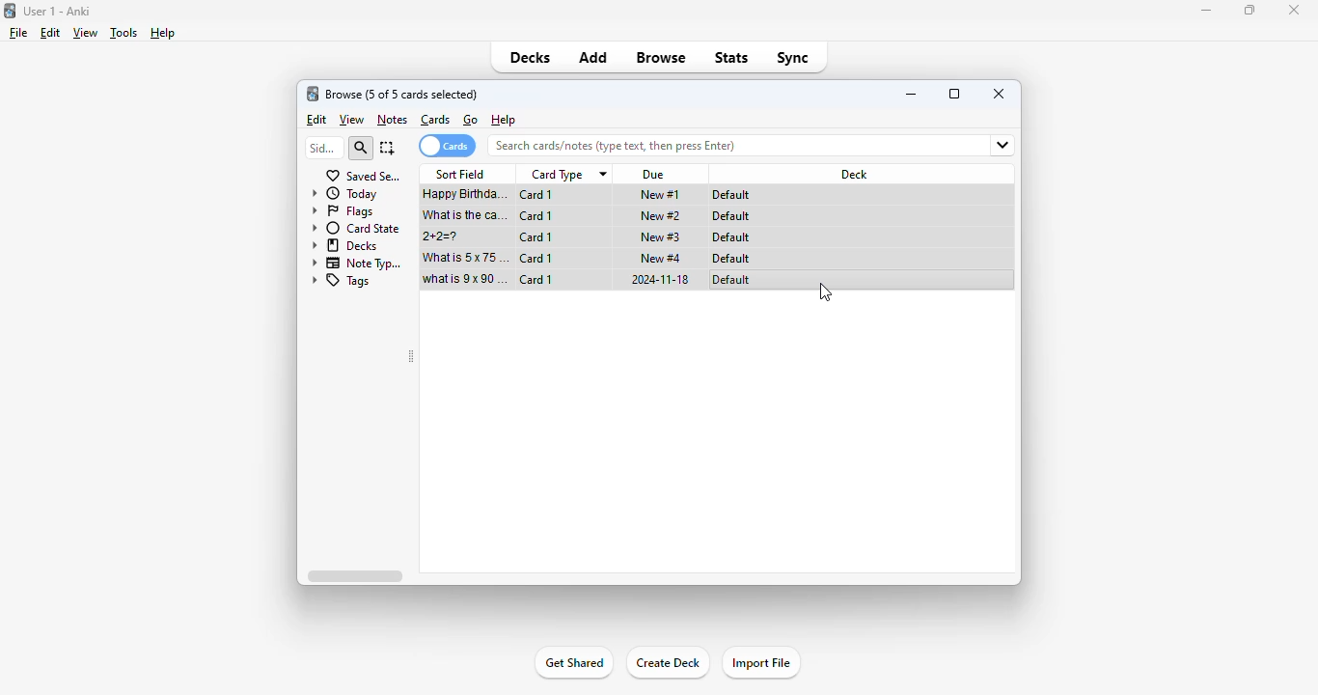 Image resolution: width=1318 pixels, height=695 pixels. I want to click on file, so click(18, 33).